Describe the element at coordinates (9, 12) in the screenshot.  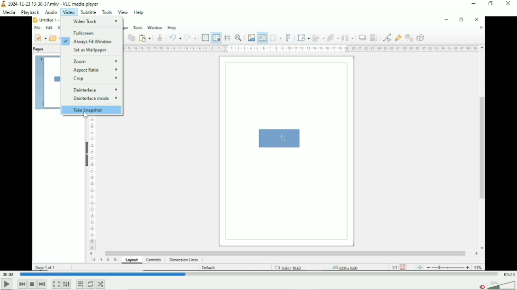
I see `Media` at that location.